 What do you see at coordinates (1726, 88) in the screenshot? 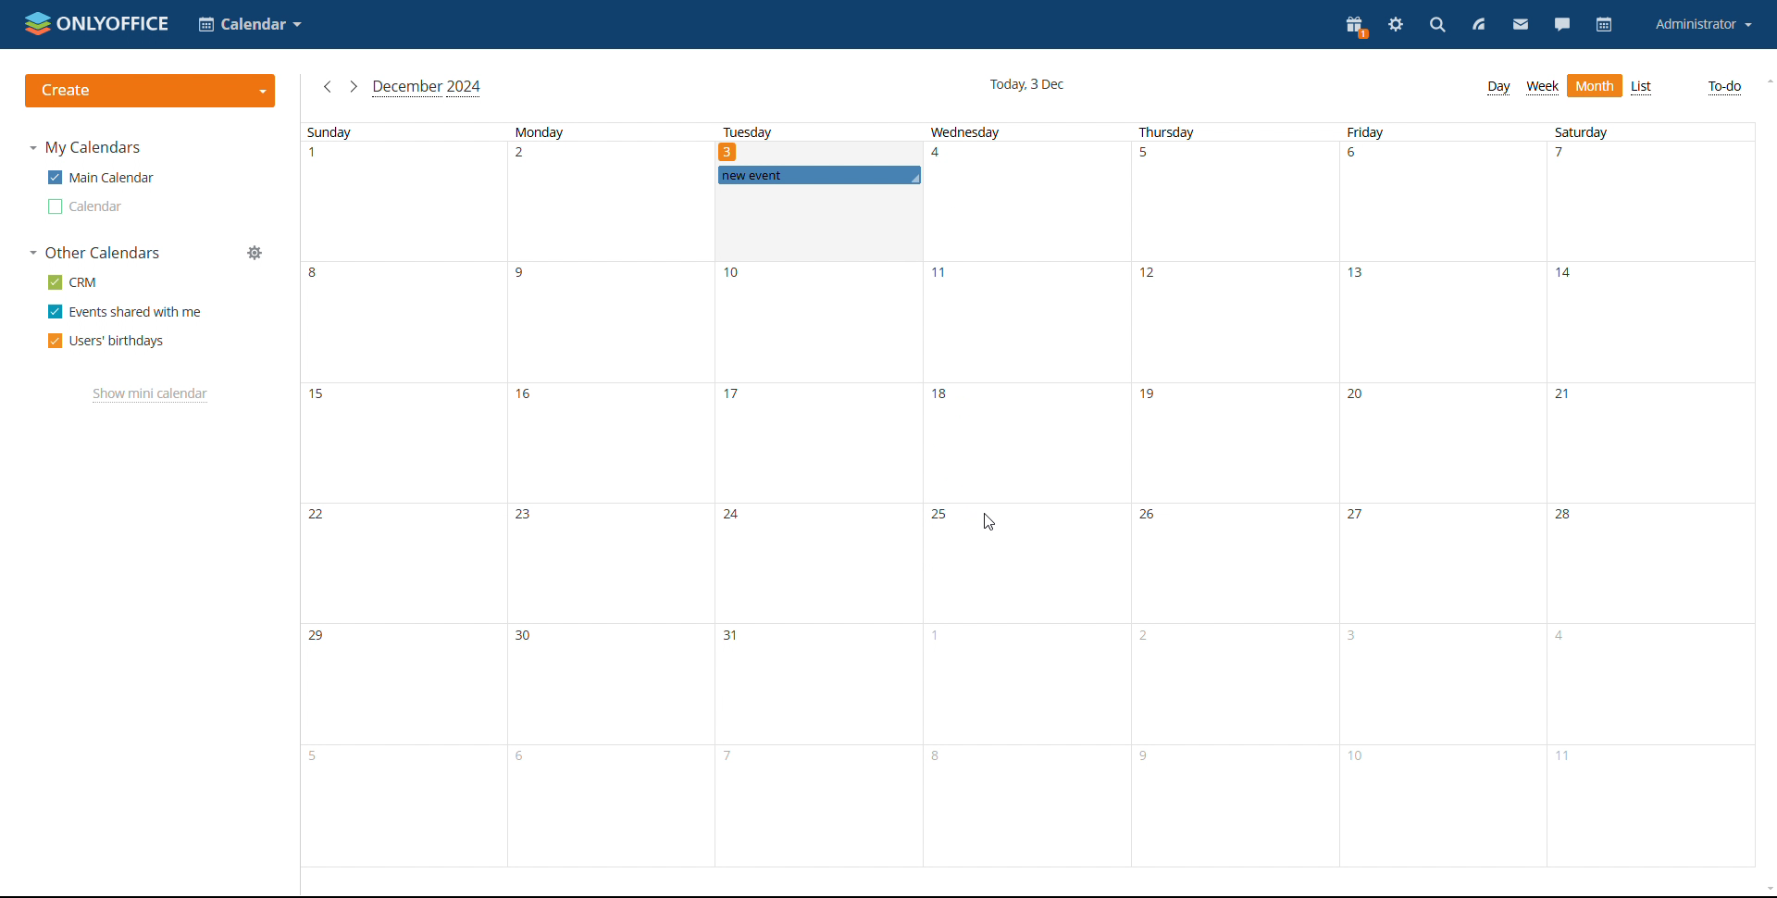
I see `to-do` at bounding box center [1726, 88].